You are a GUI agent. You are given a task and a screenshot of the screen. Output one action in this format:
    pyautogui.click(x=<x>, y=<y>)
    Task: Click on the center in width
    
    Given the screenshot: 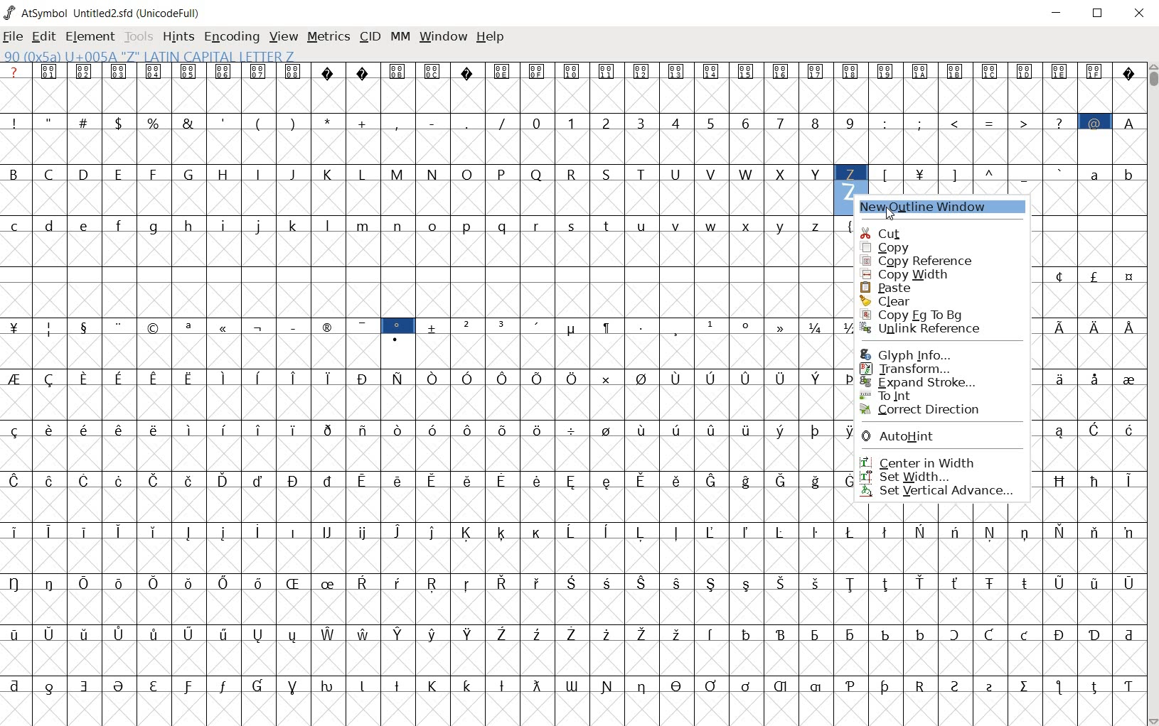 What is the action you would take?
    pyautogui.click(x=924, y=462)
    